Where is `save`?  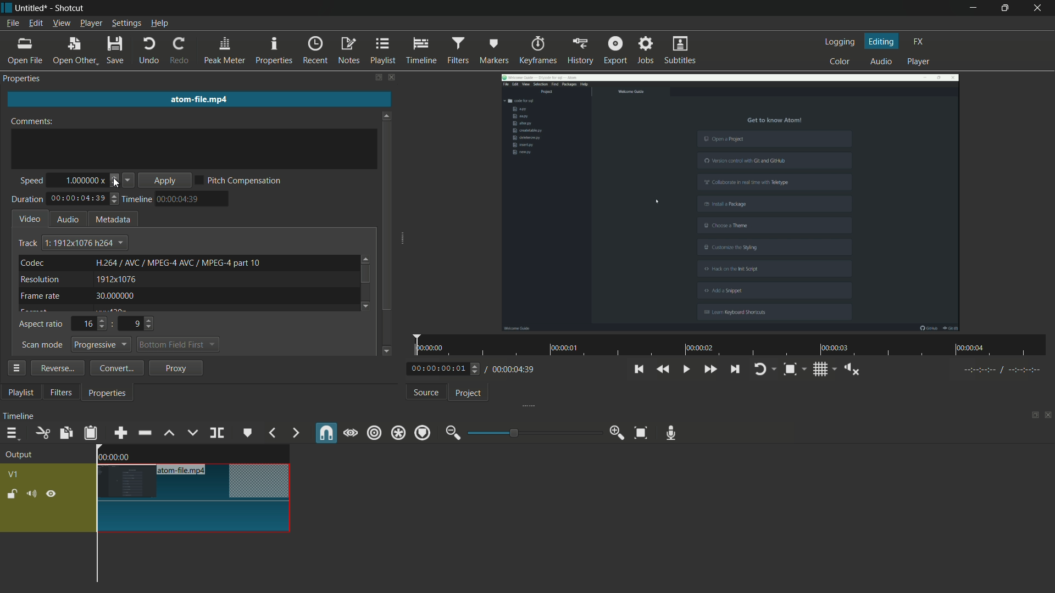 save is located at coordinates (116, 51).